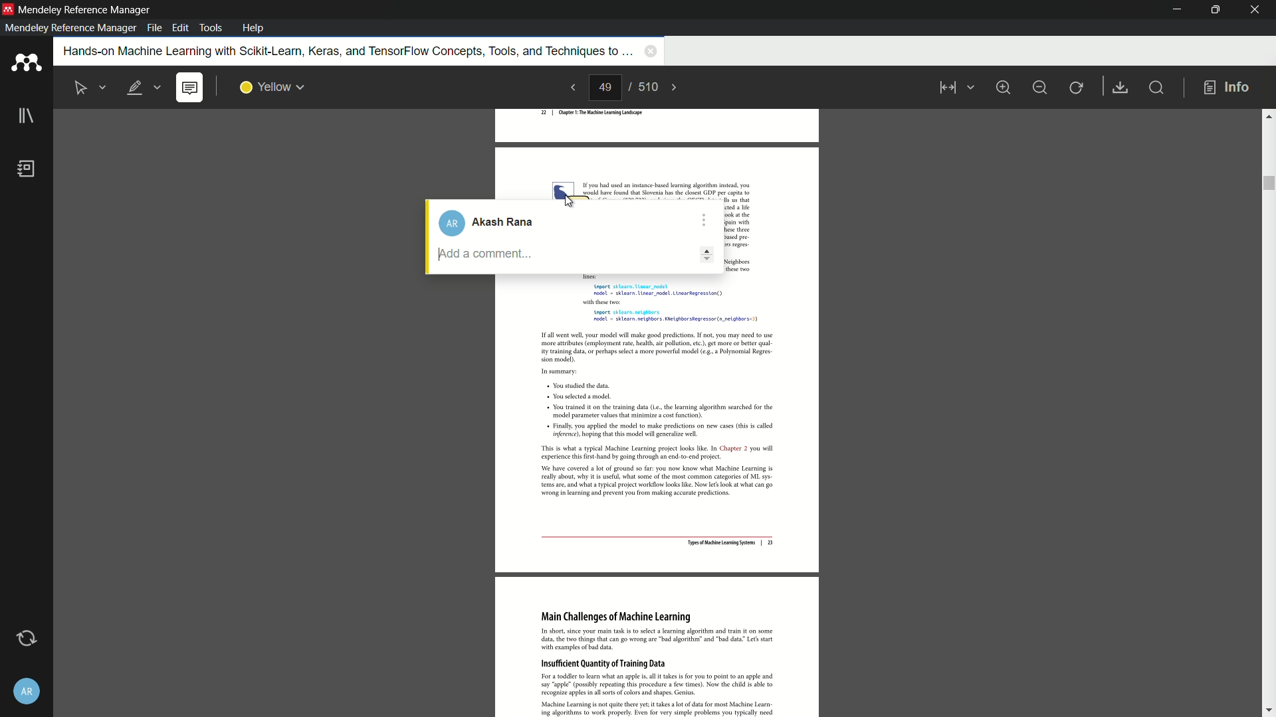  What do you see at coordinates (25, 691) in the screenshot?
I see `account and help` at bounding box center [25, 691].